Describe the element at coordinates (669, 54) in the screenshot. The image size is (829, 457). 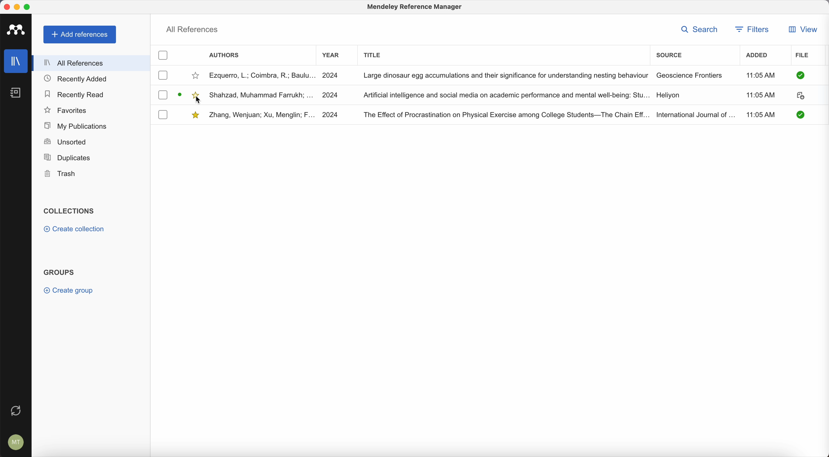
I see `source` at that location.